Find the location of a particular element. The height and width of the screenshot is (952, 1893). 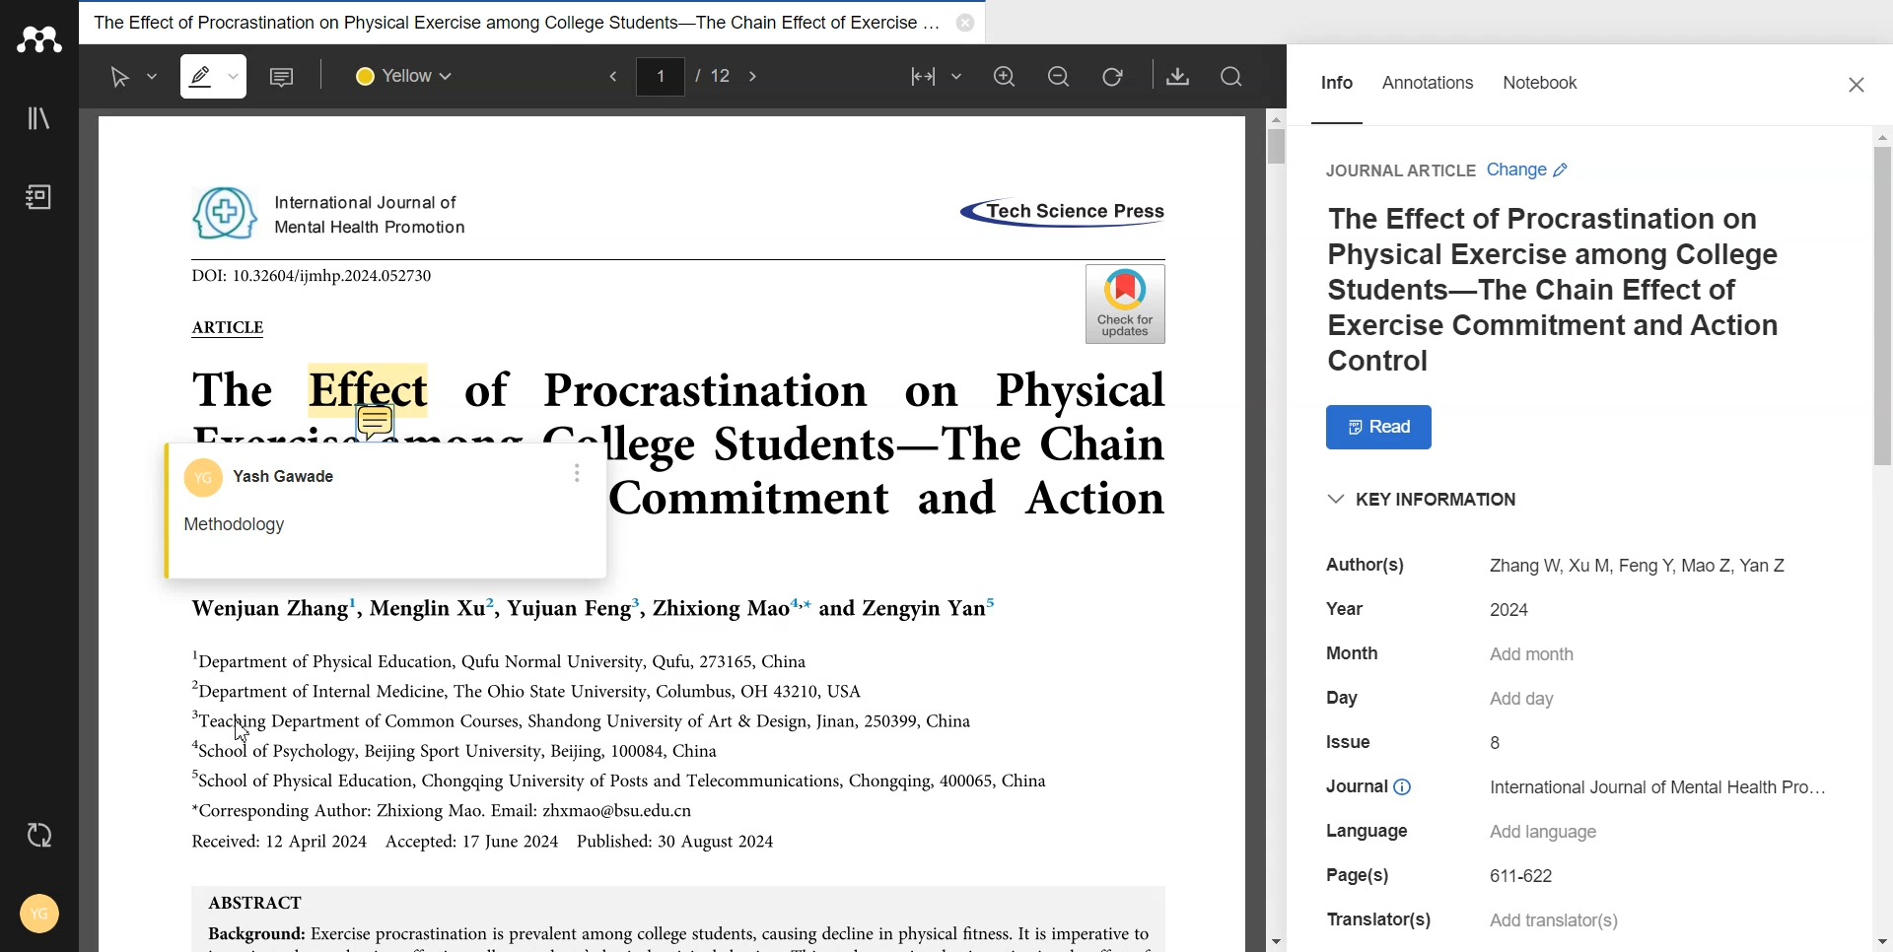

Account is located at coordinates (35, 909).